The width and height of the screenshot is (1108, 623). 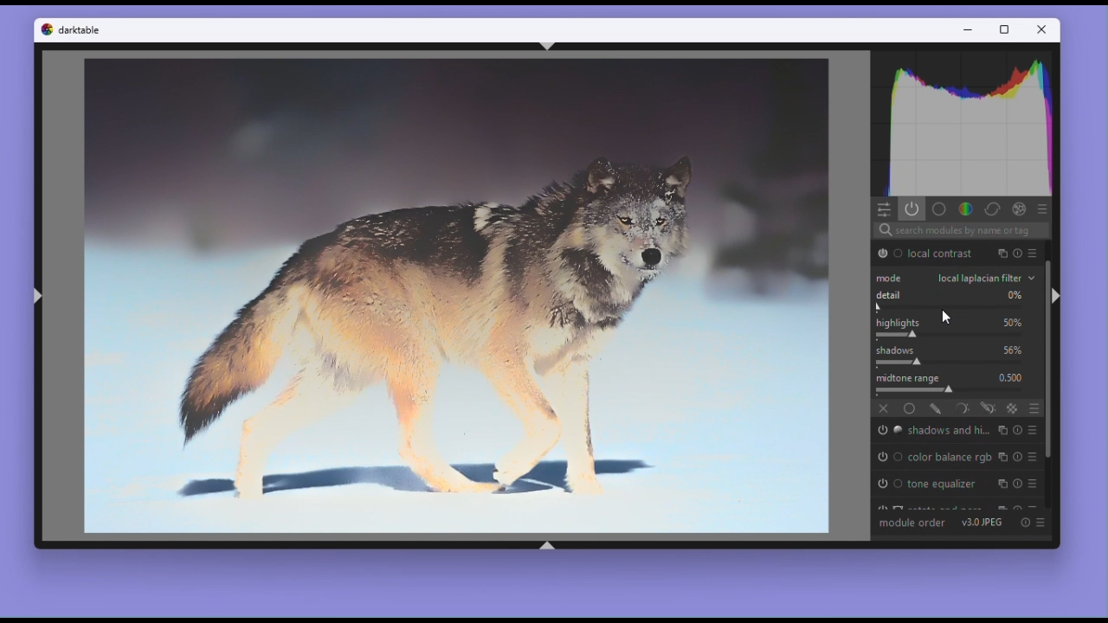 I want to click on V 3.0 JPEG, so click(x=983, y=523).